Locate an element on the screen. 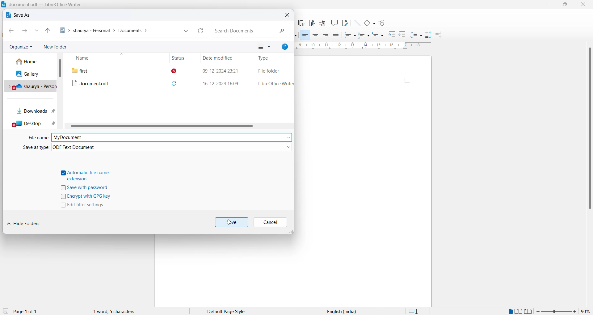  close is located at coordinates (585, 5).